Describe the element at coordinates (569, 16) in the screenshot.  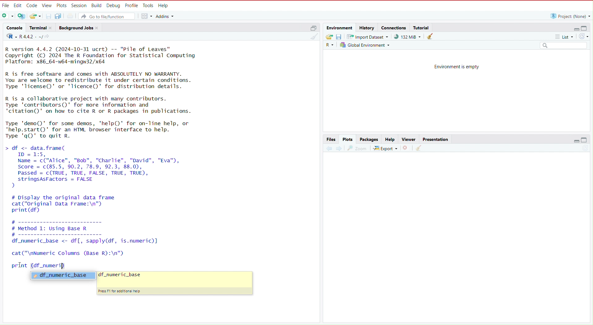
I see `Project: (None)` at that location.